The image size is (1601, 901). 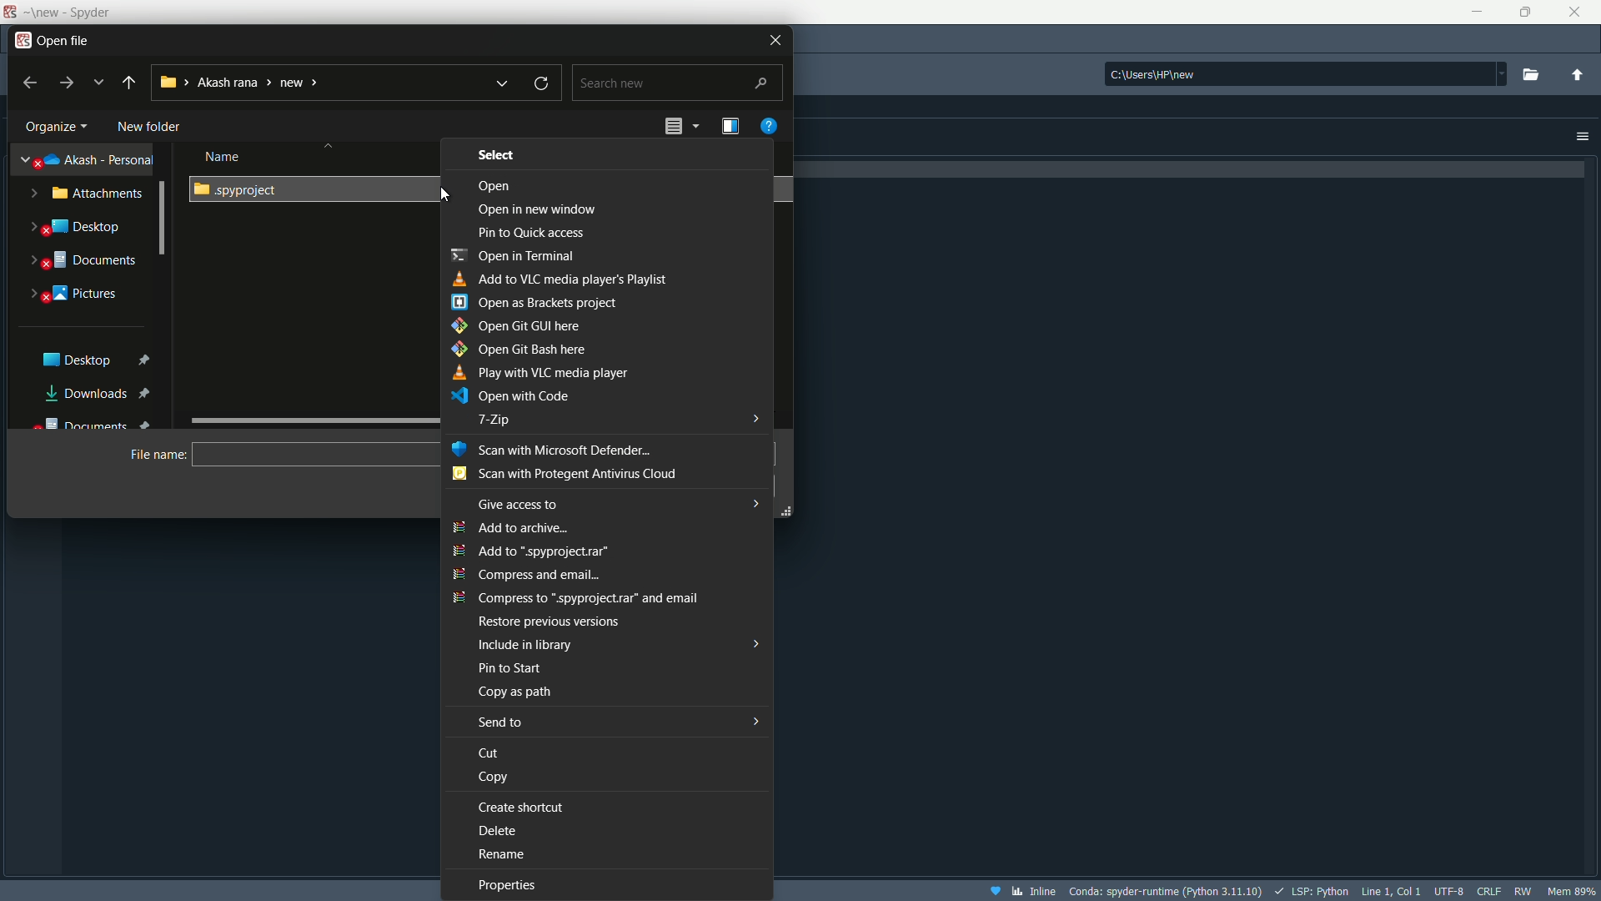 What do you see at coordinates (316, 454) in the screenshot?
I see `name bar` at bounding box center [316, 454].